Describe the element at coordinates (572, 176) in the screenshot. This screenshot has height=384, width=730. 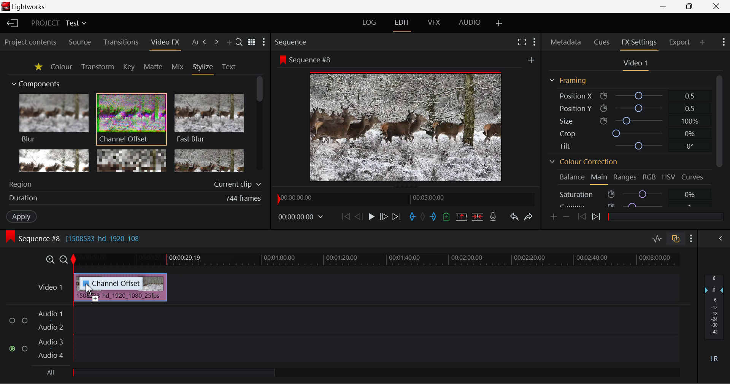
I see `Balance` at that location.